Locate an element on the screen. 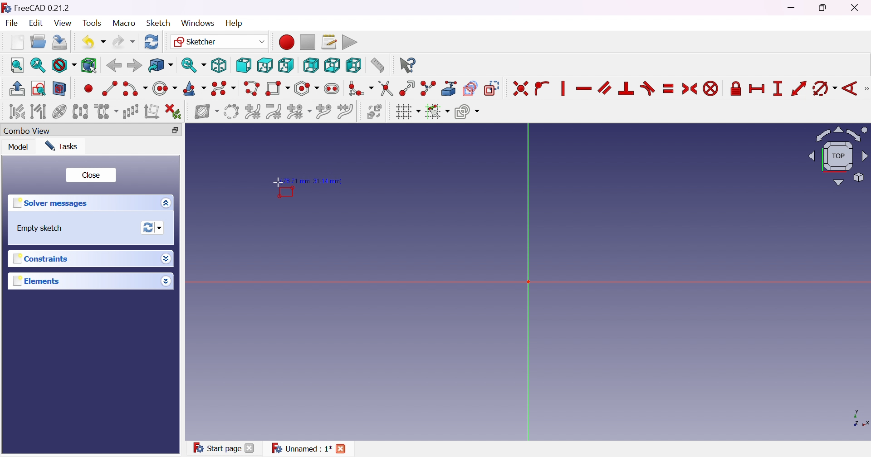 The image size is (871, 457). Constrain horizontal distance is located at coordinates (756, 90).